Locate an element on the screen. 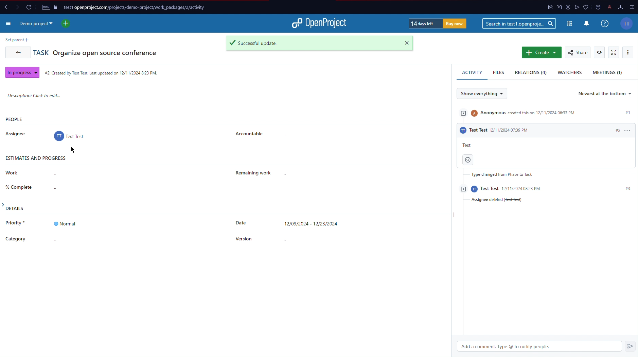  Back is located at coordinates (15, 52).